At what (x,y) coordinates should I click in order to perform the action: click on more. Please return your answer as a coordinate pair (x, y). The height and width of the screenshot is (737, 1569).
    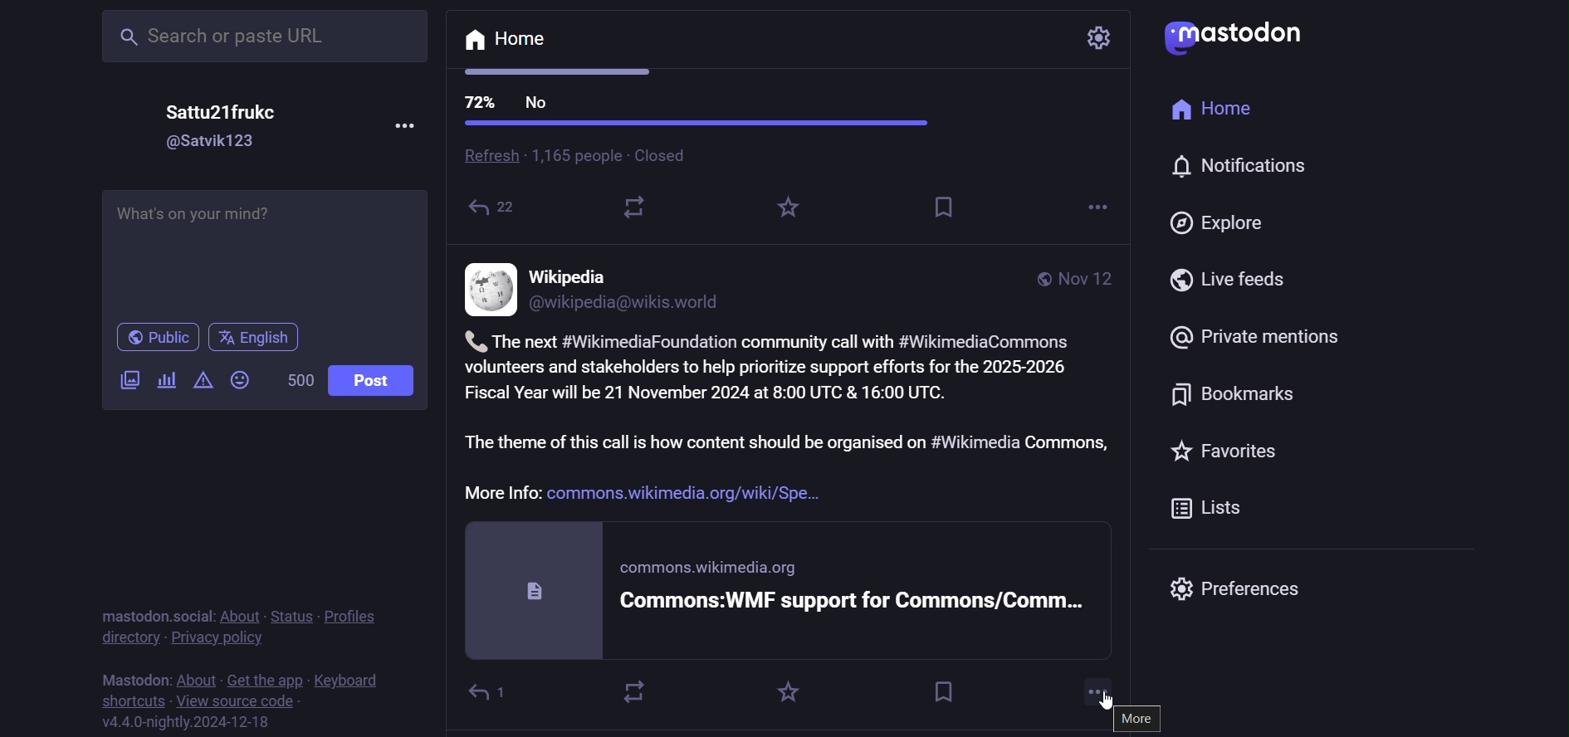
    Looking at the image, I should click on (1141, 720).